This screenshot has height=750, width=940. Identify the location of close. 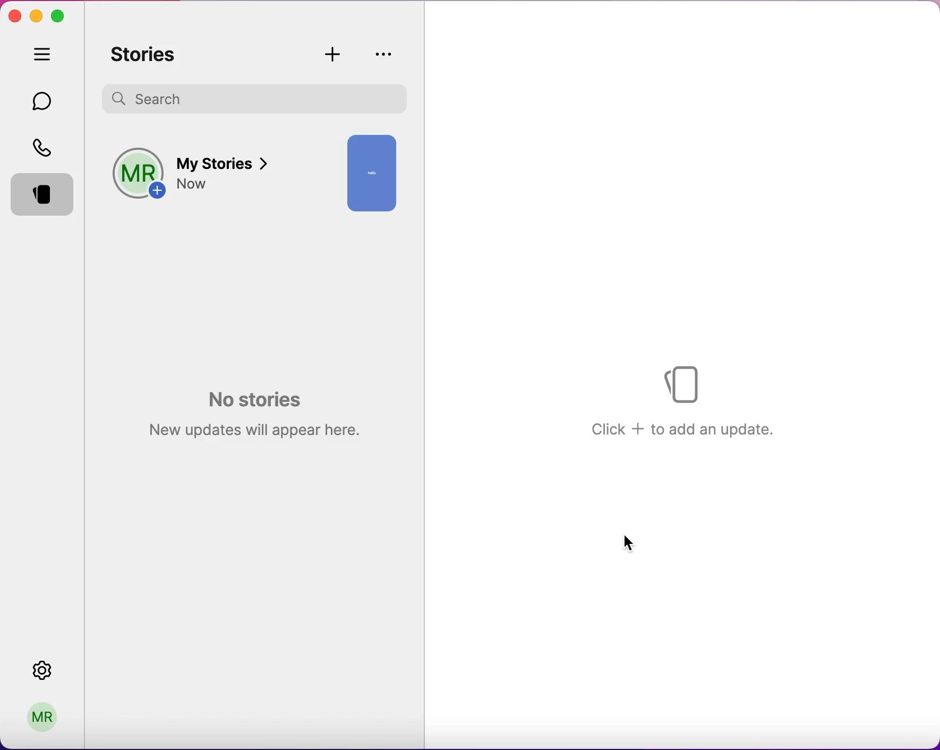
(14, 16).